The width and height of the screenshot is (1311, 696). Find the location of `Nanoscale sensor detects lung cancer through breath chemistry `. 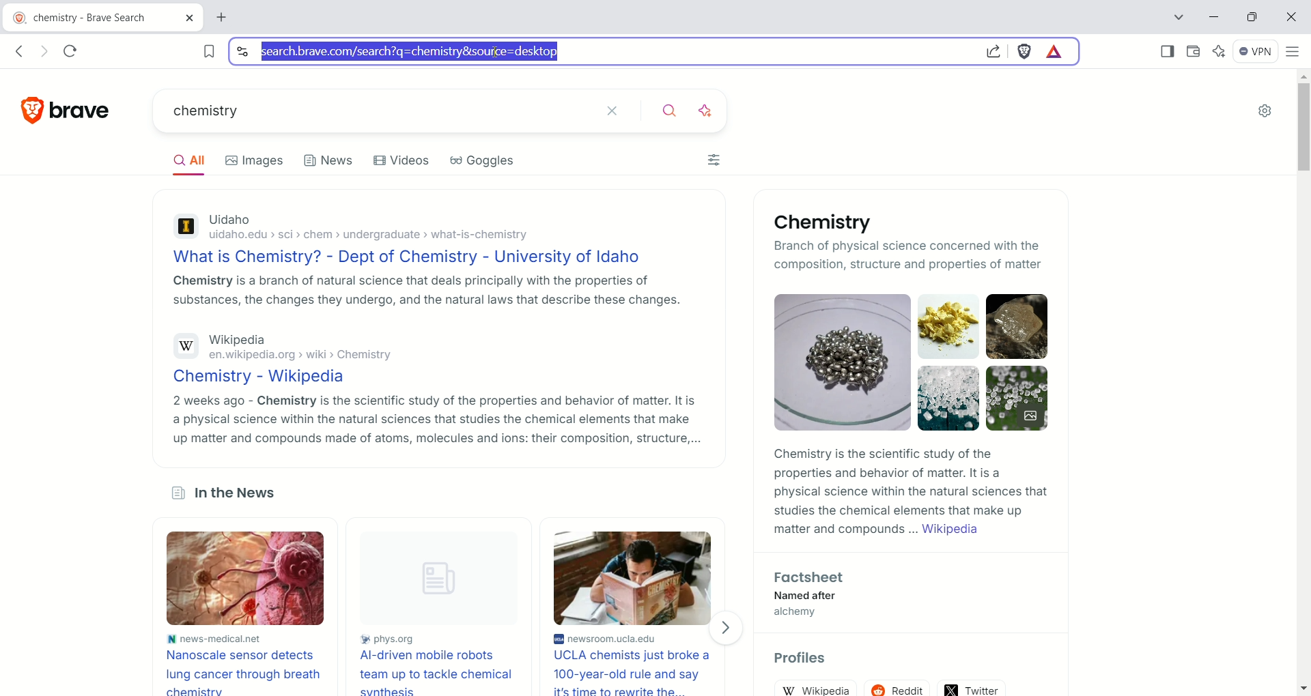

Nanoscale sensor detects lung cancer through breath chemistry  is located at coordinates (244, 671).